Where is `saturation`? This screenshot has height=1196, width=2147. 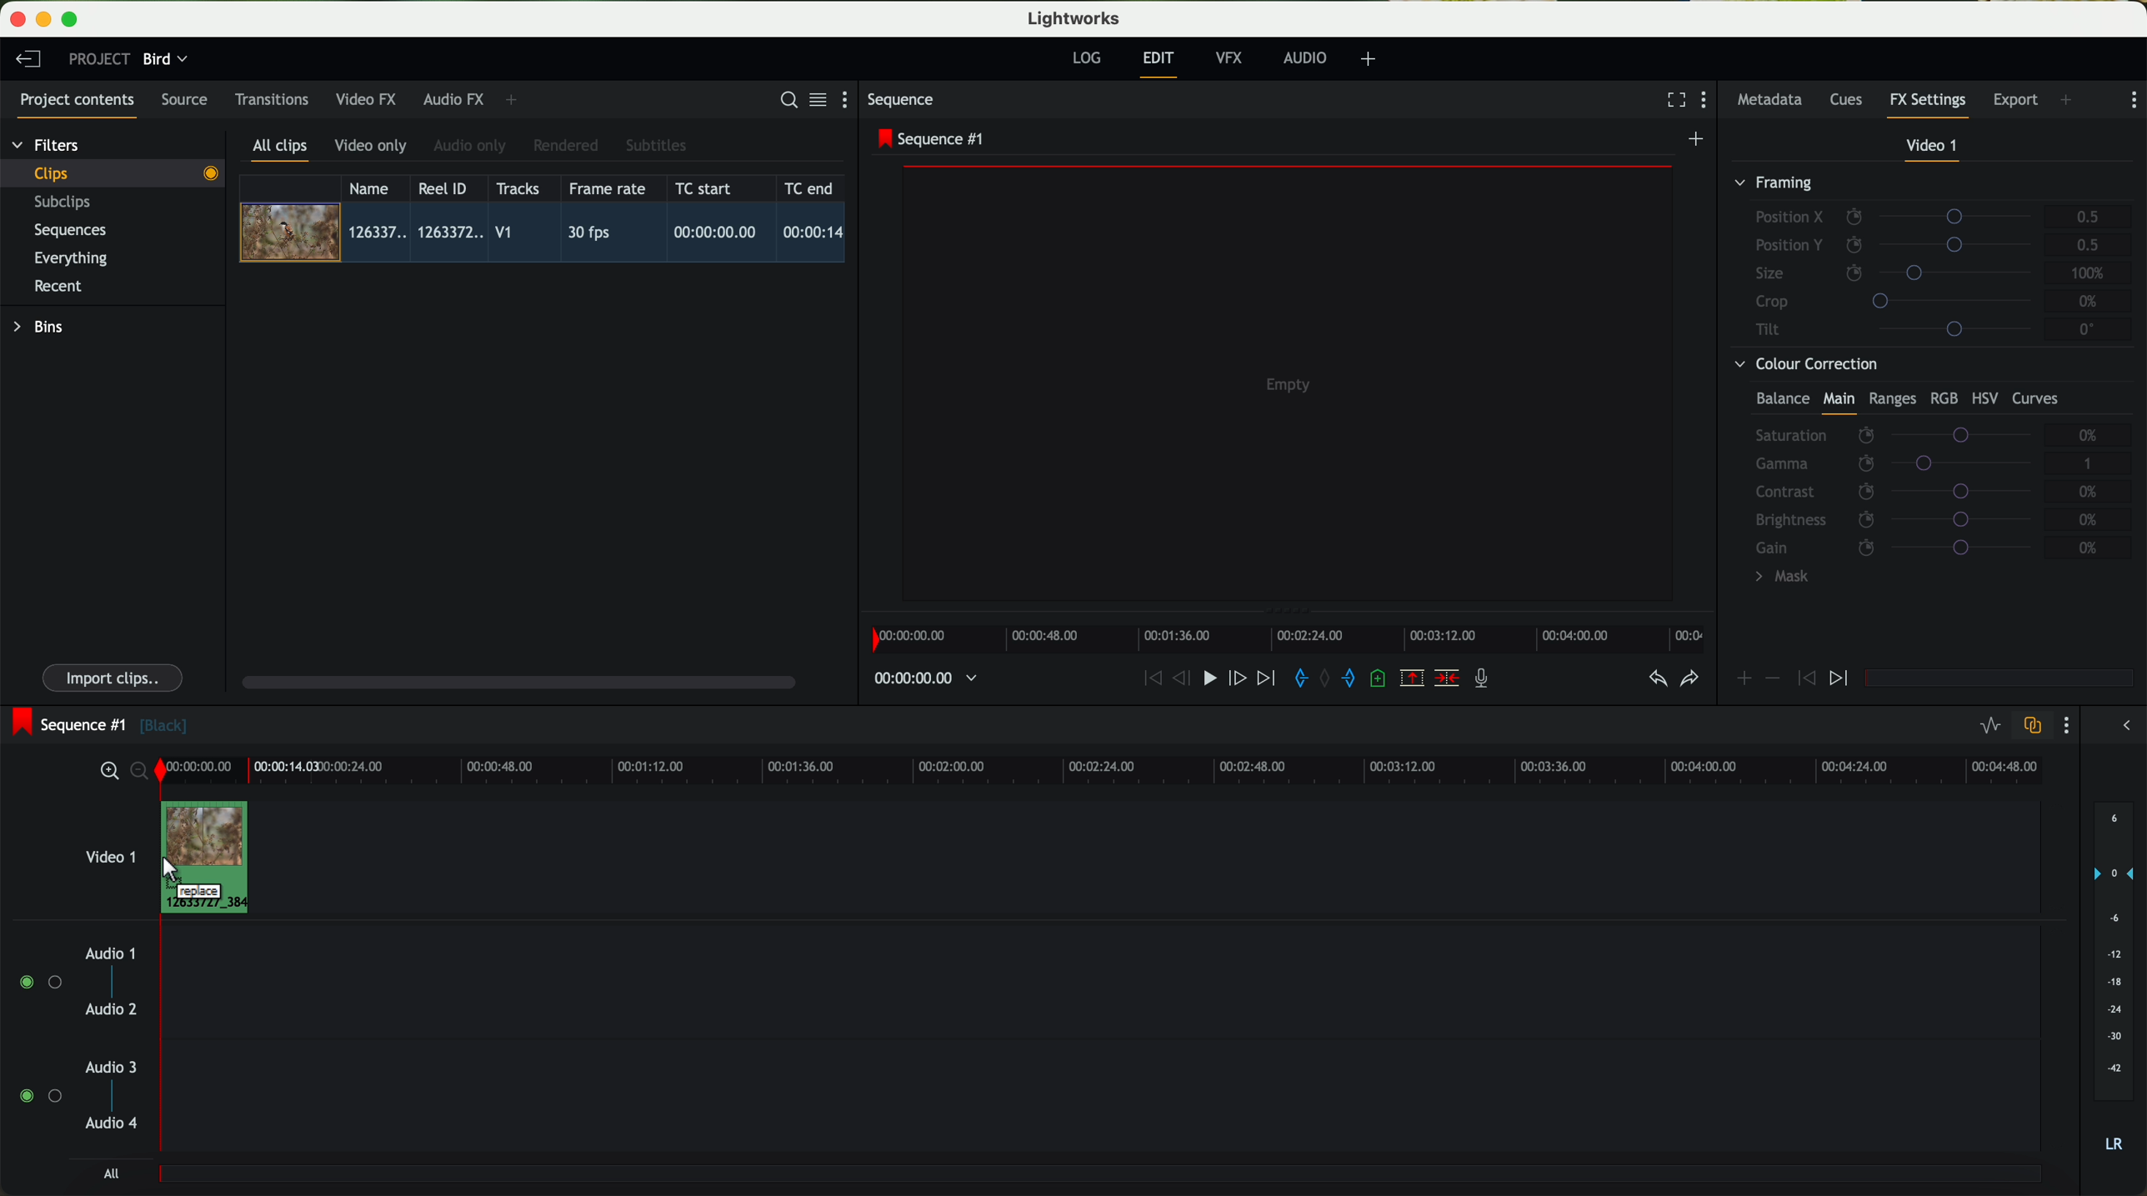
saturation is located at coordinates (1903, 435).